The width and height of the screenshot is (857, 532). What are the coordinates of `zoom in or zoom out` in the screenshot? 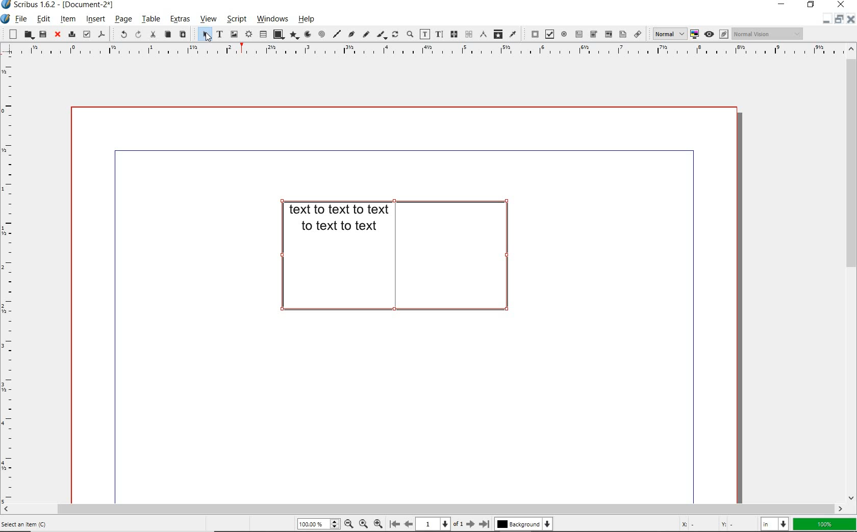 It's located at (409, 34).